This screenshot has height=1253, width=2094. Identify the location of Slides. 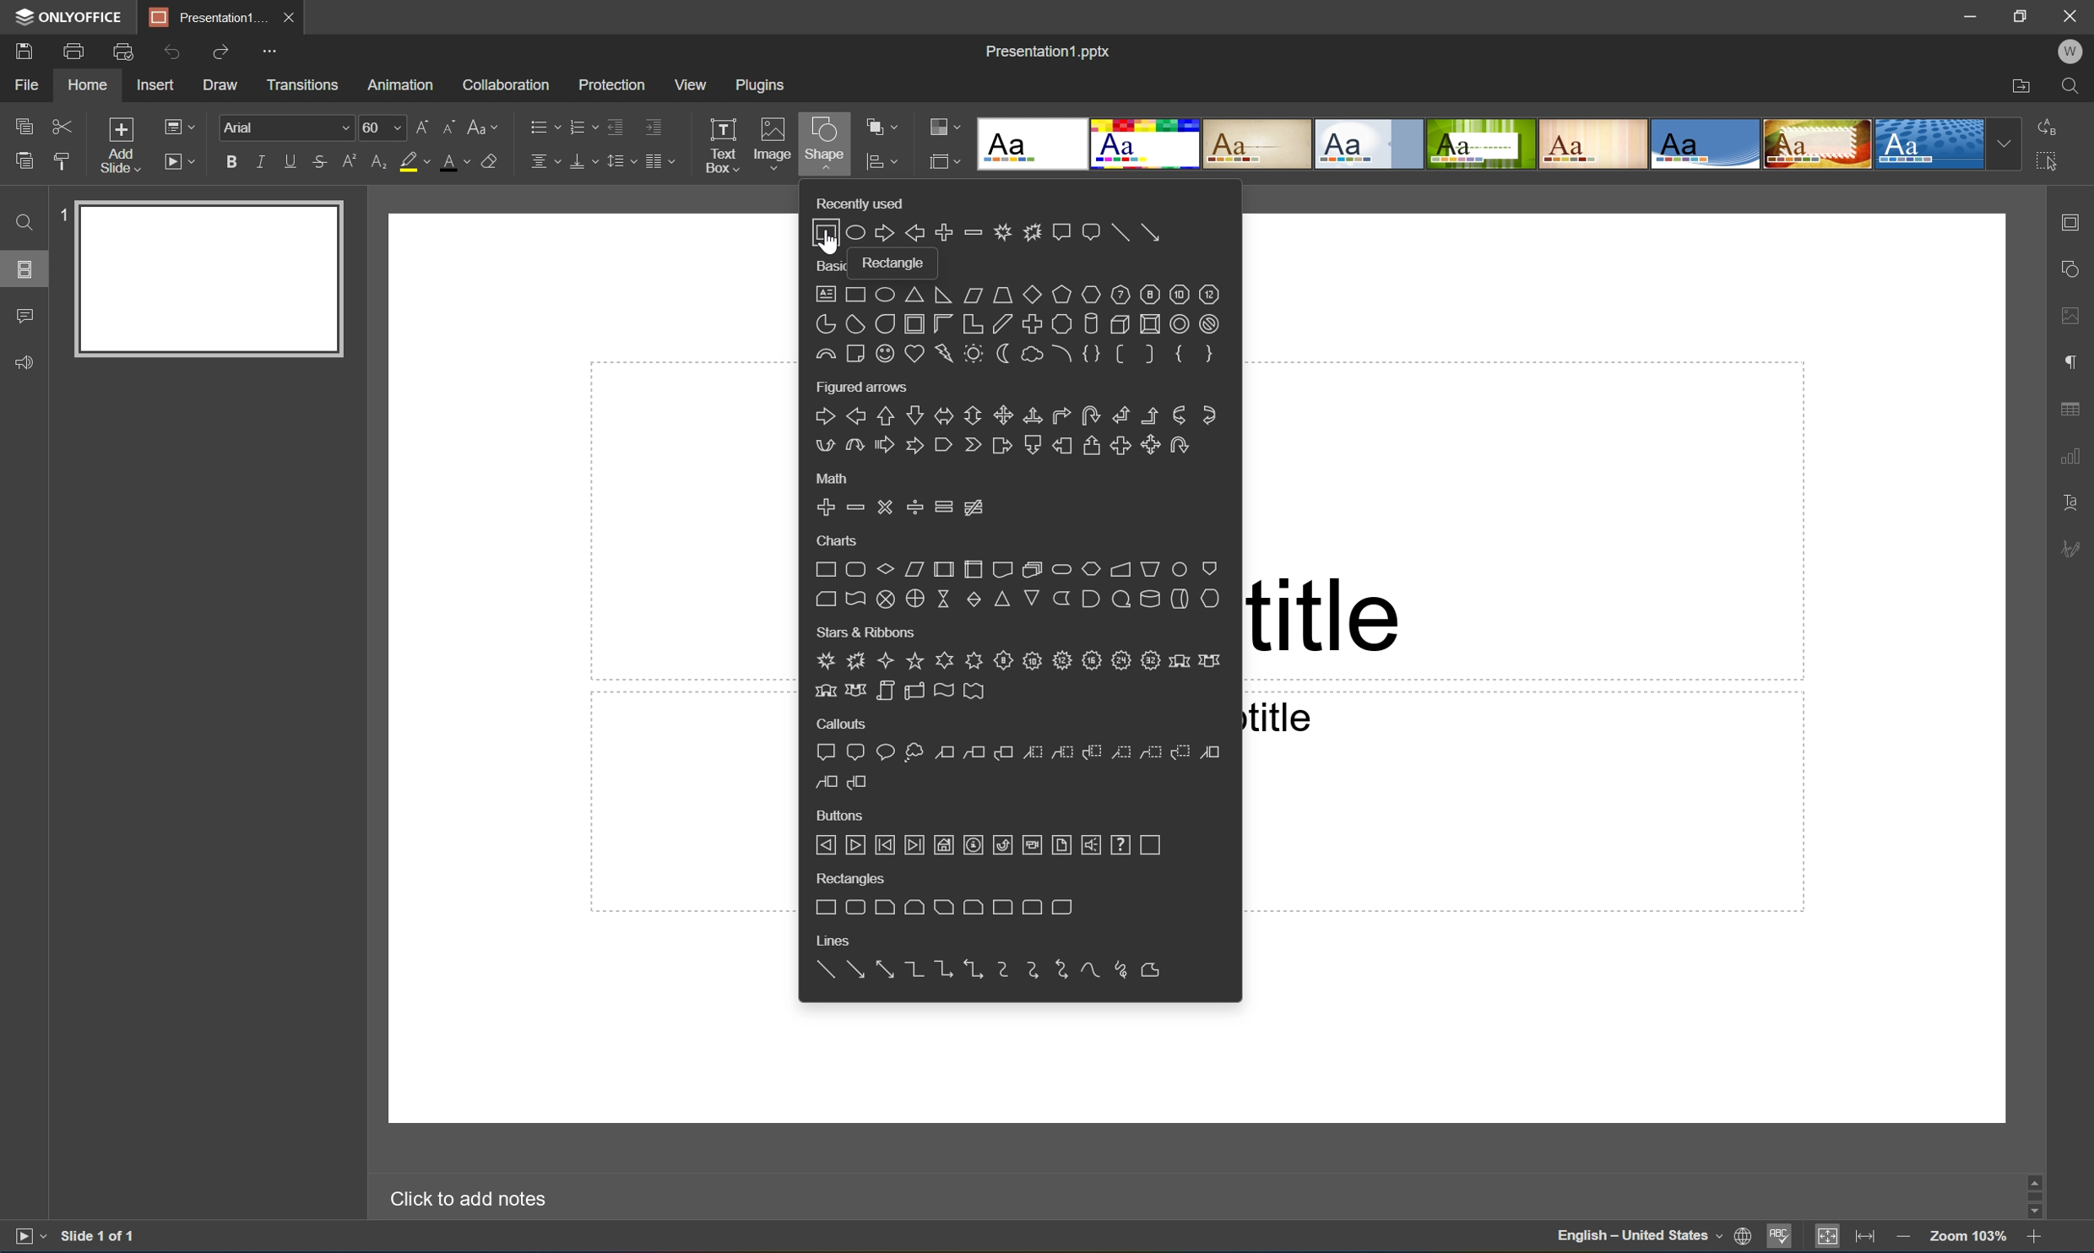
(24, 268).